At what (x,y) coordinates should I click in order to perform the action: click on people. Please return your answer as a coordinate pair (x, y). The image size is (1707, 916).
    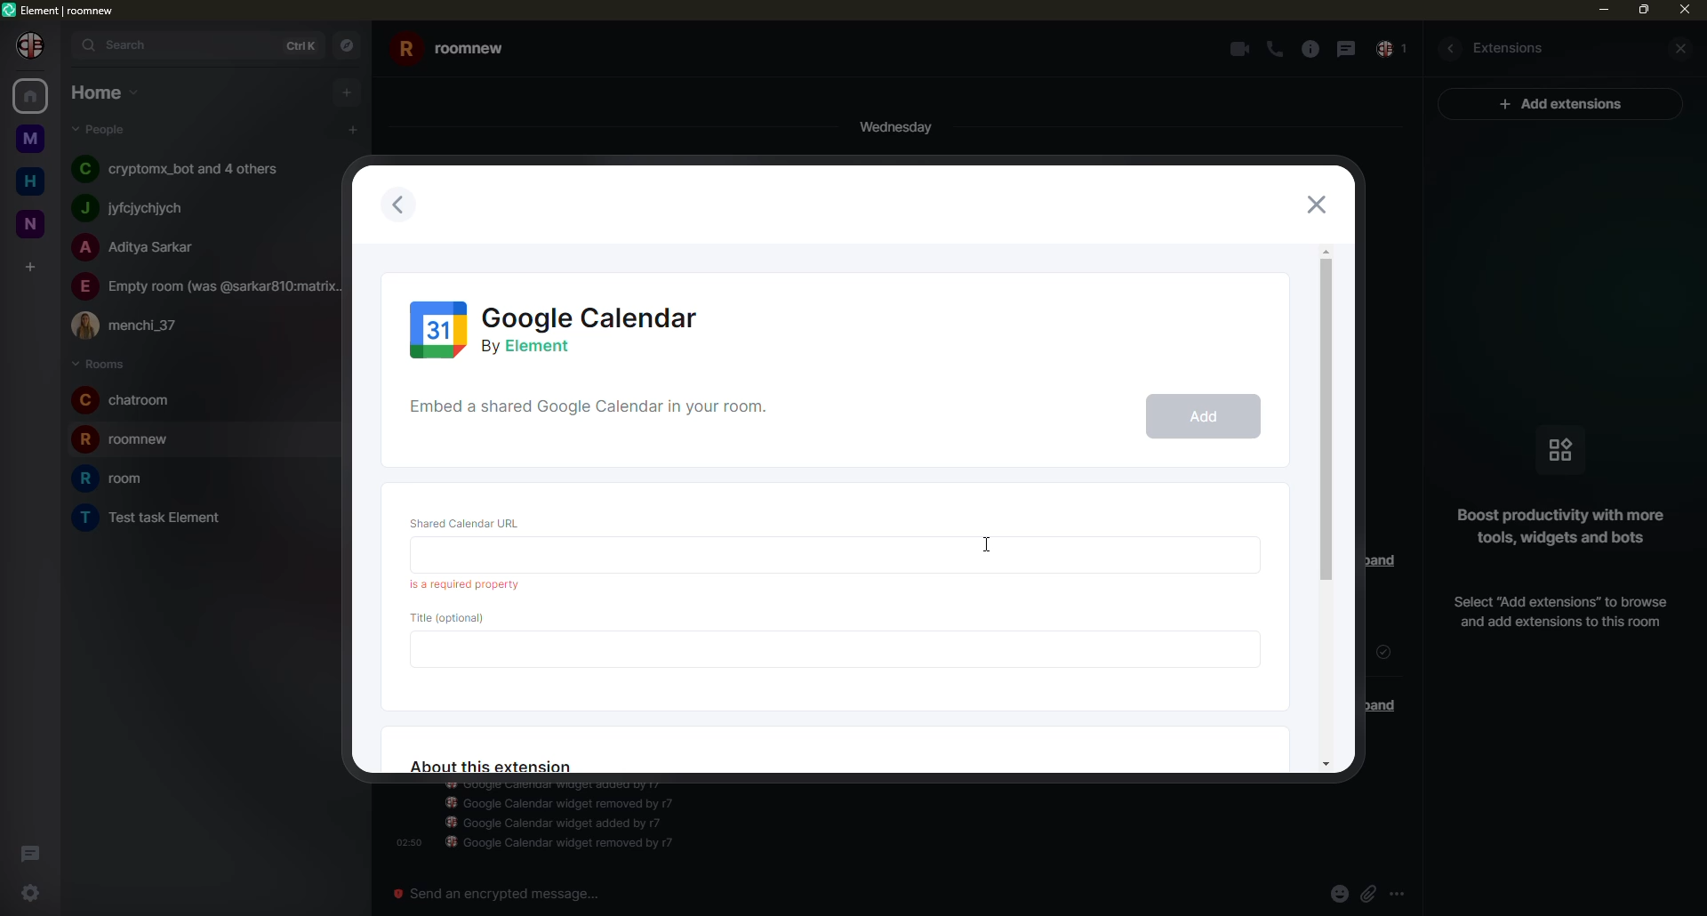
    Looking at the image, I should click on (133, 325).